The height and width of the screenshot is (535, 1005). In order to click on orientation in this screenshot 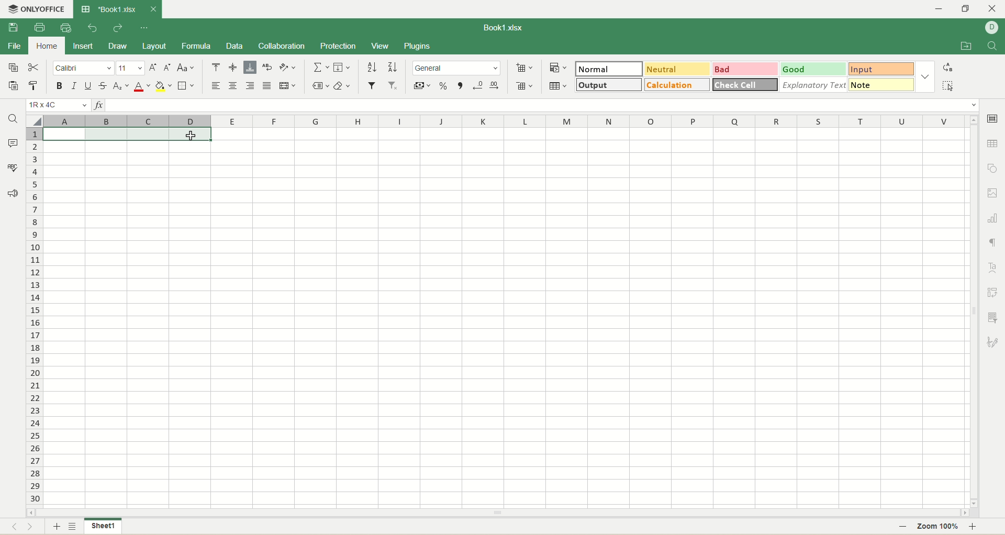, I will do `click(286, 67)`.